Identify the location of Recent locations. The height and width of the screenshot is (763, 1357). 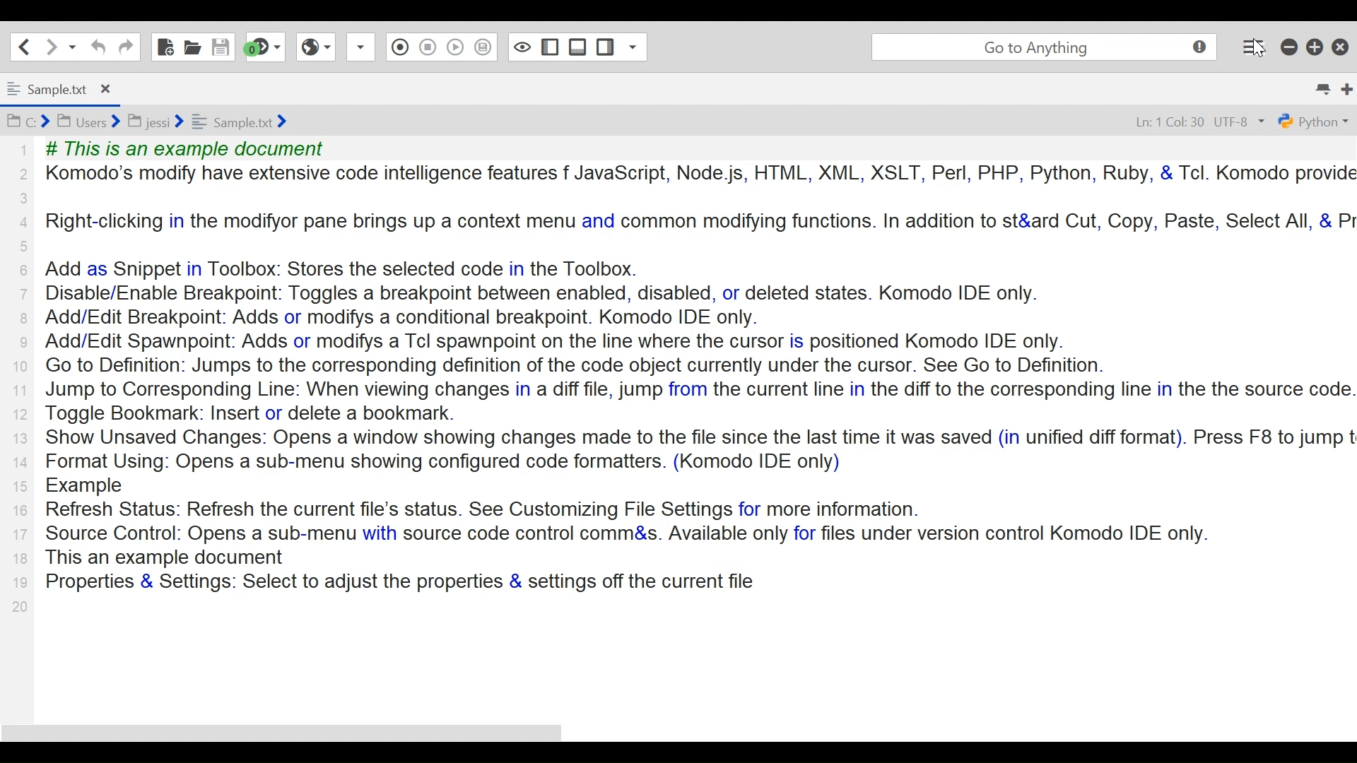
(71, 46).